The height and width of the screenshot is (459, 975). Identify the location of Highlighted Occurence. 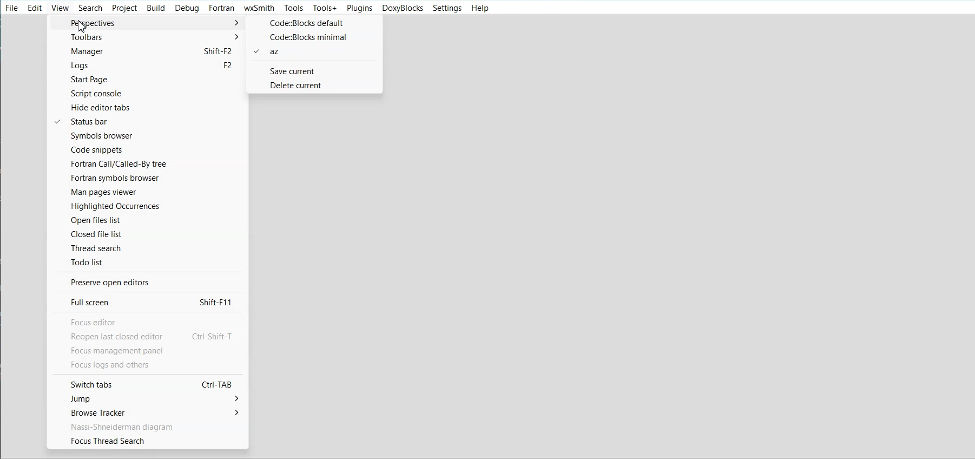
(147, 206).